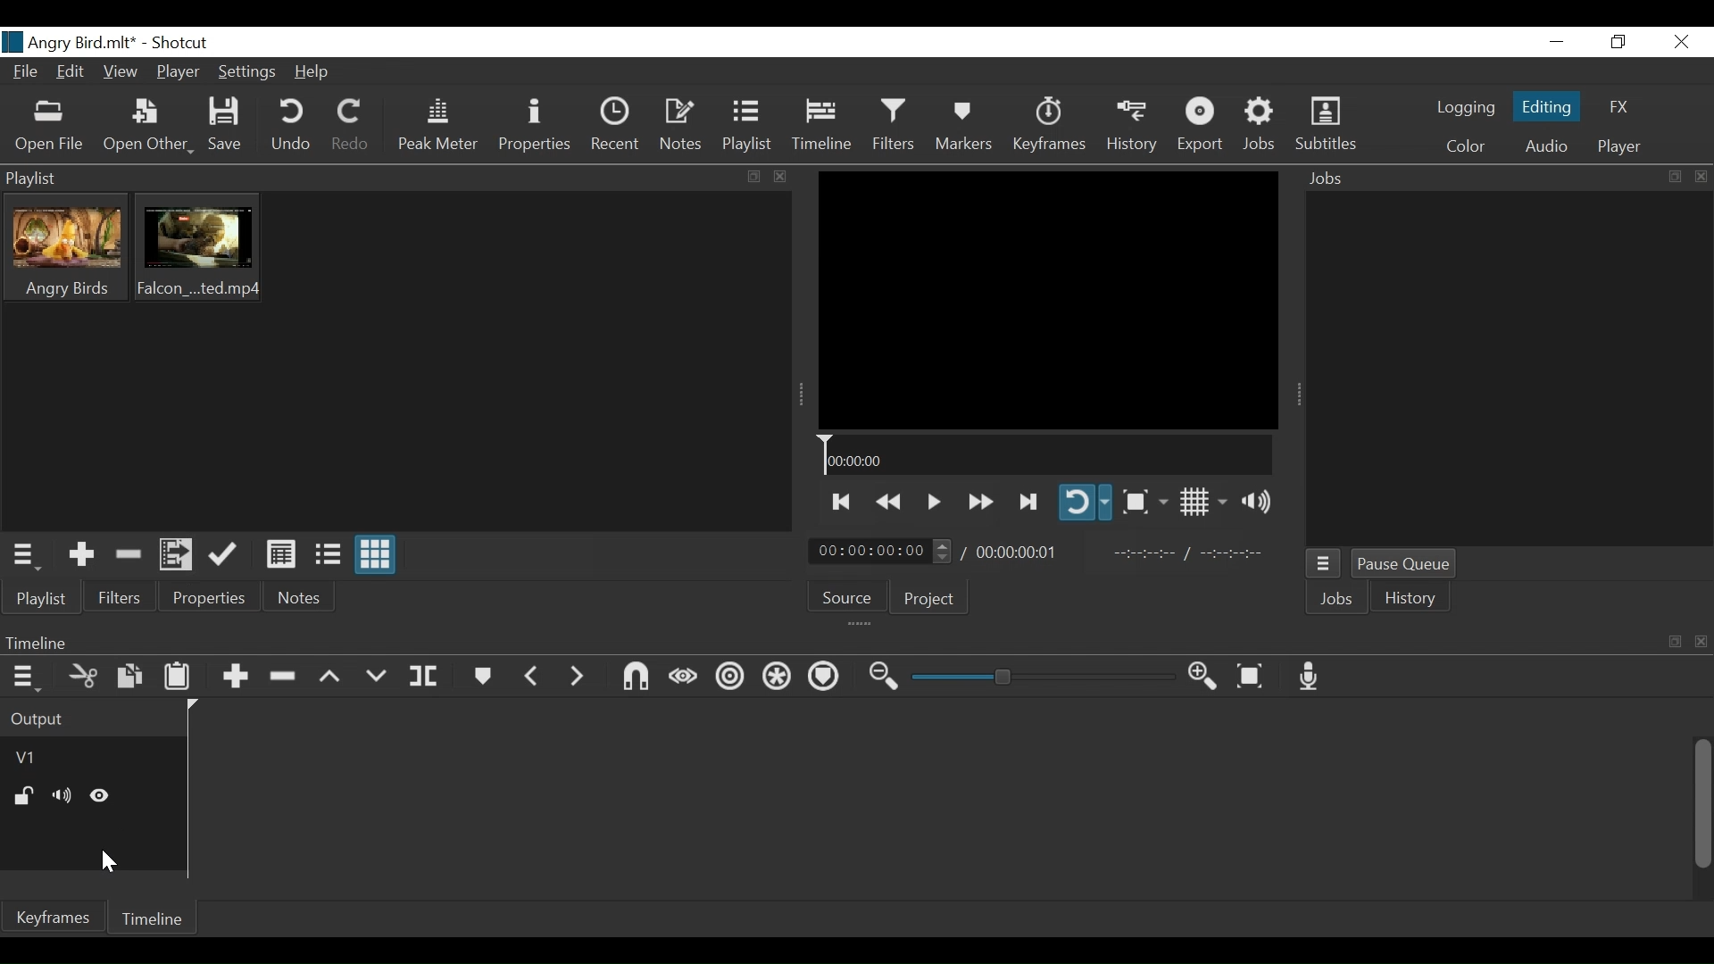 The width and height of the screenshot is (1714, 964). I want to click on Toggle player looping, so click(1086, 503).